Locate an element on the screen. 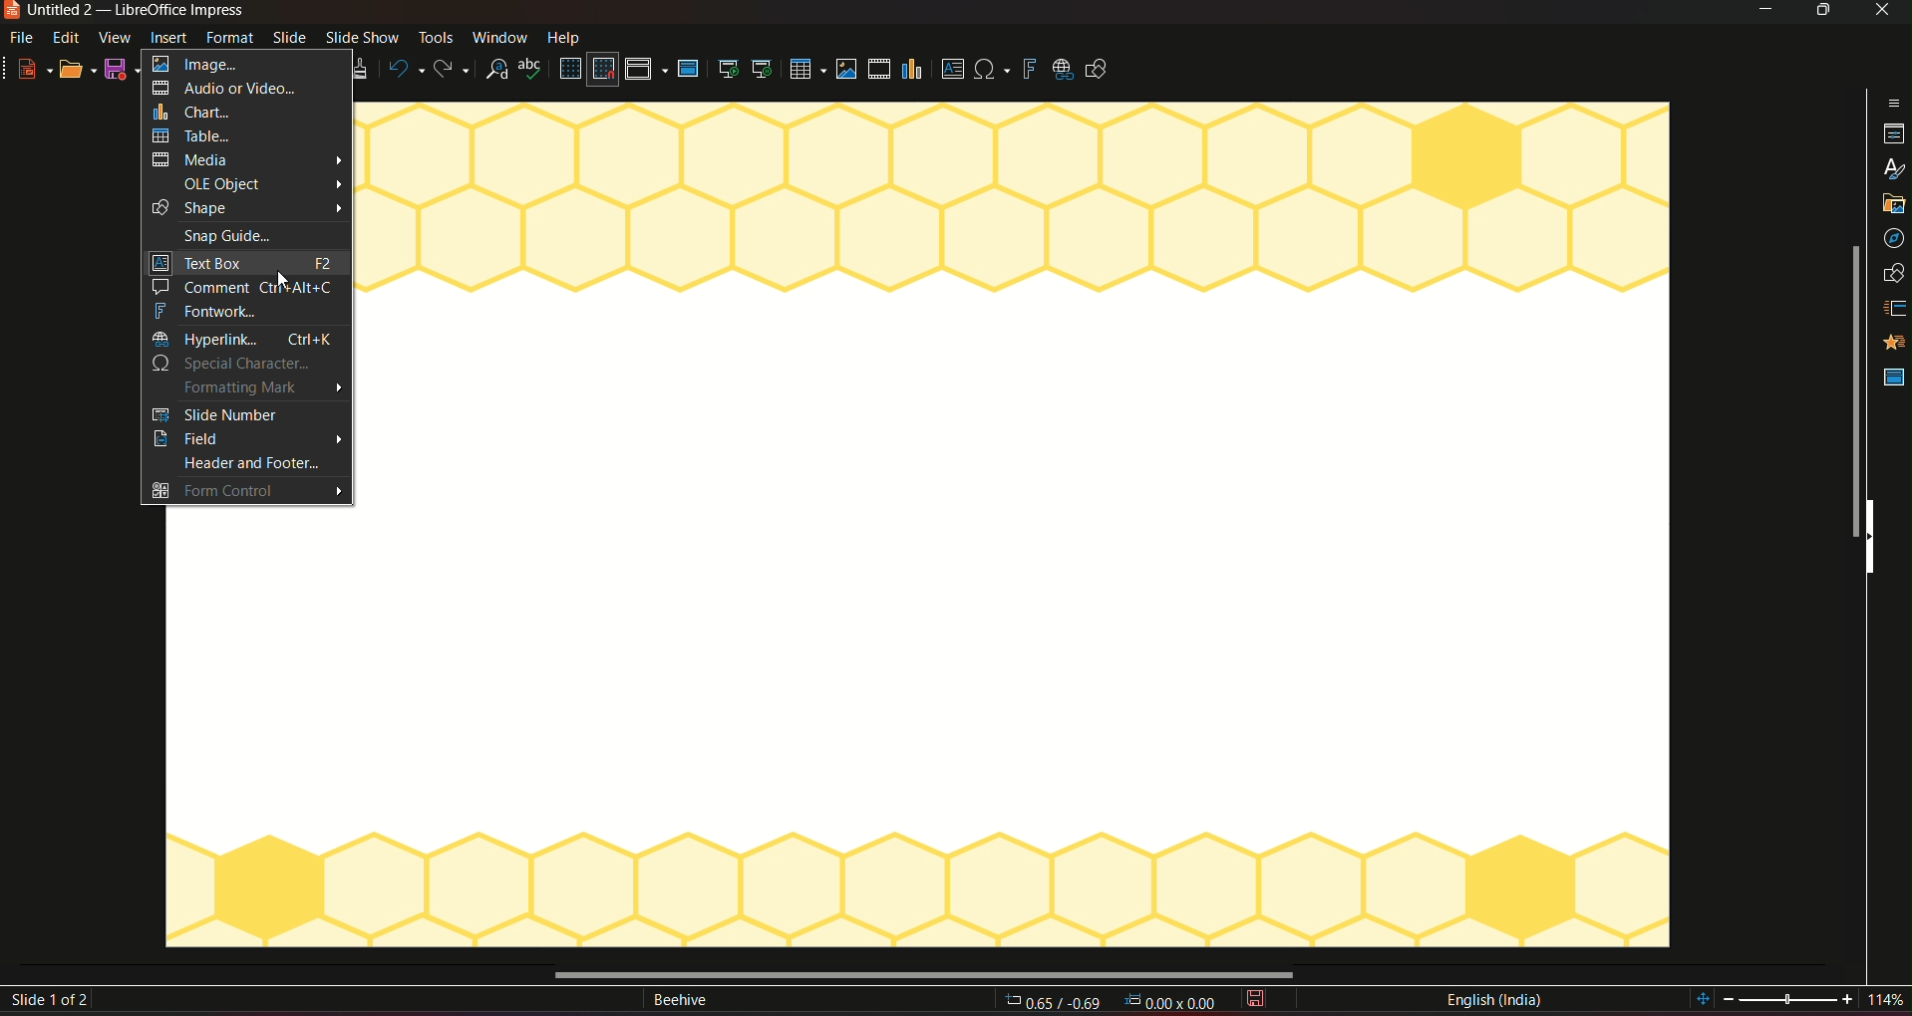 This screenshot has width=1912, height=1016. animation is located at coordinates (1893, 342).